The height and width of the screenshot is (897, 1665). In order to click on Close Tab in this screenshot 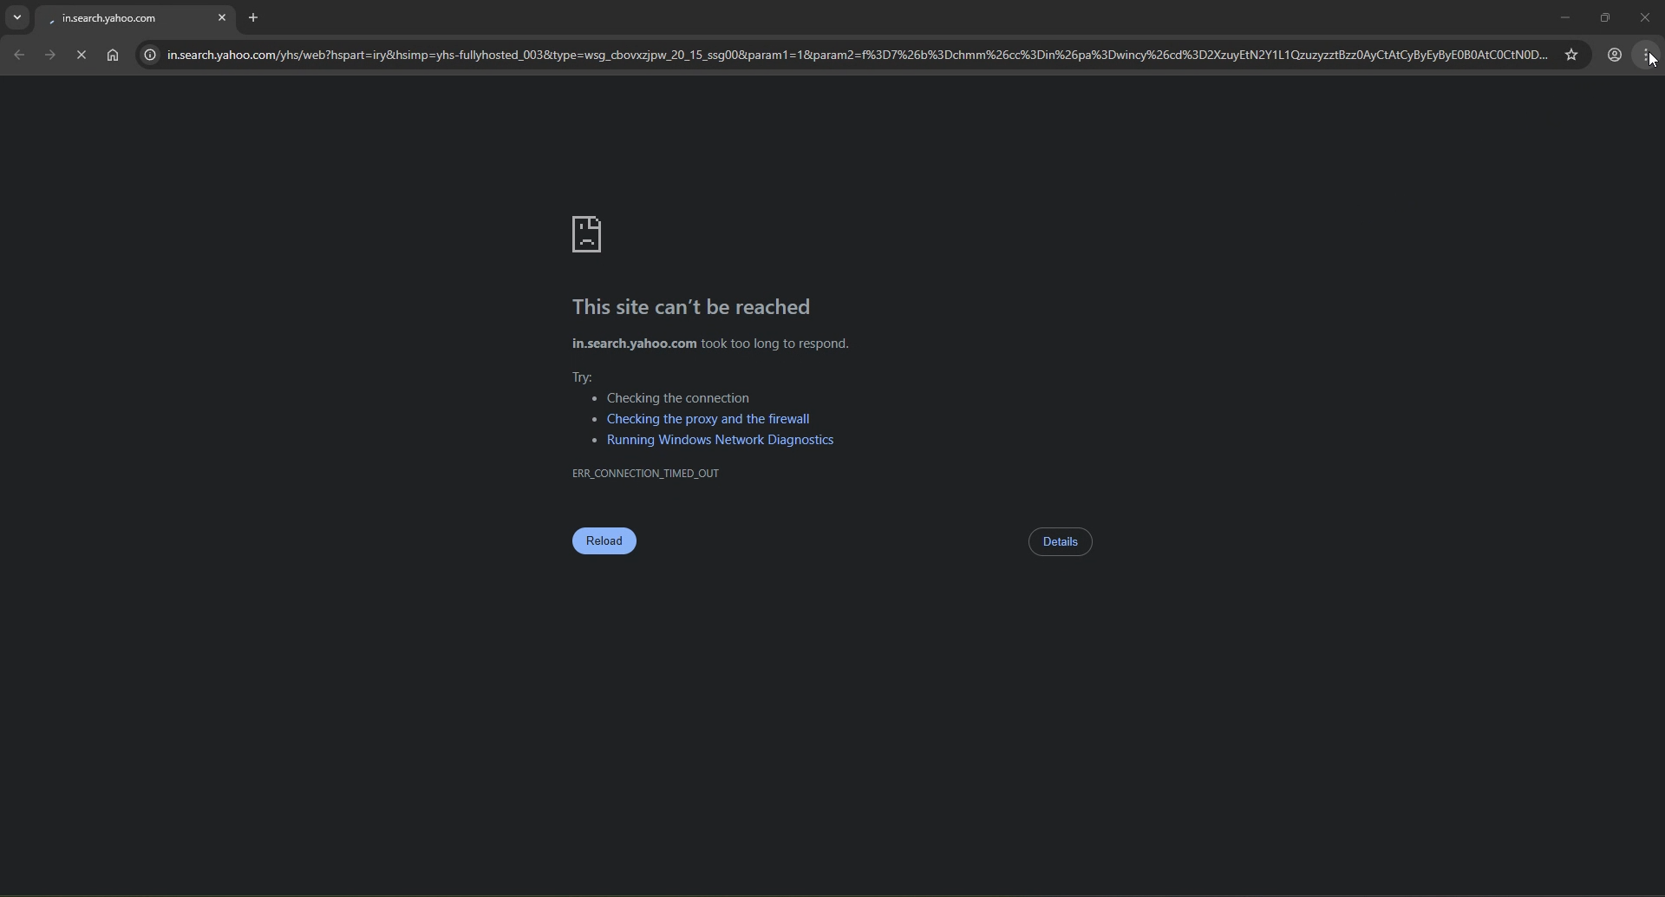, I will do `click(223, 15)`.